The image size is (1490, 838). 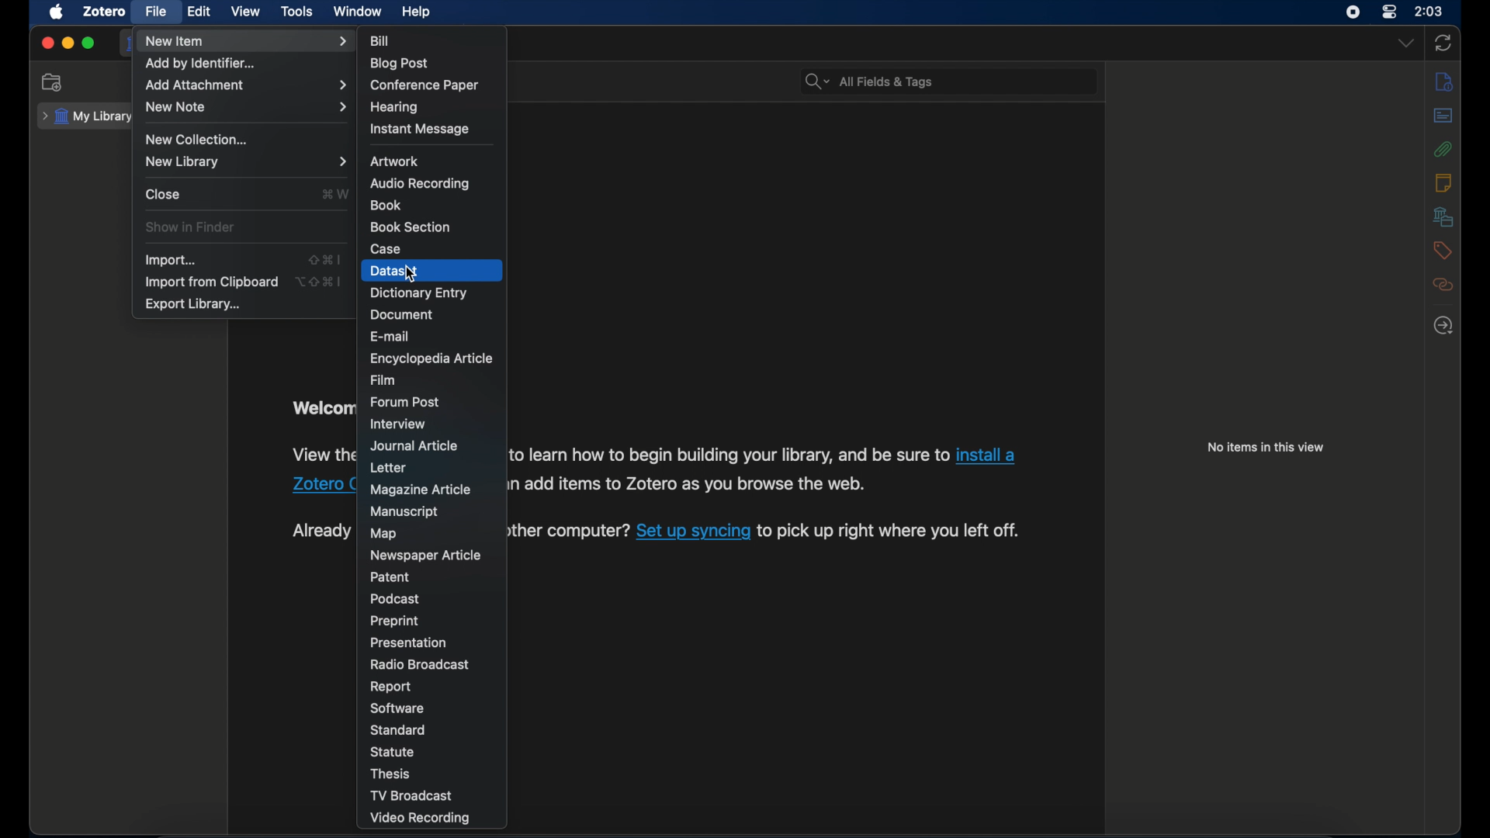 What do you see at coordinates (1407, 42) in the screenshot?
I see `dropdown` at bounding box center [1407, 42].